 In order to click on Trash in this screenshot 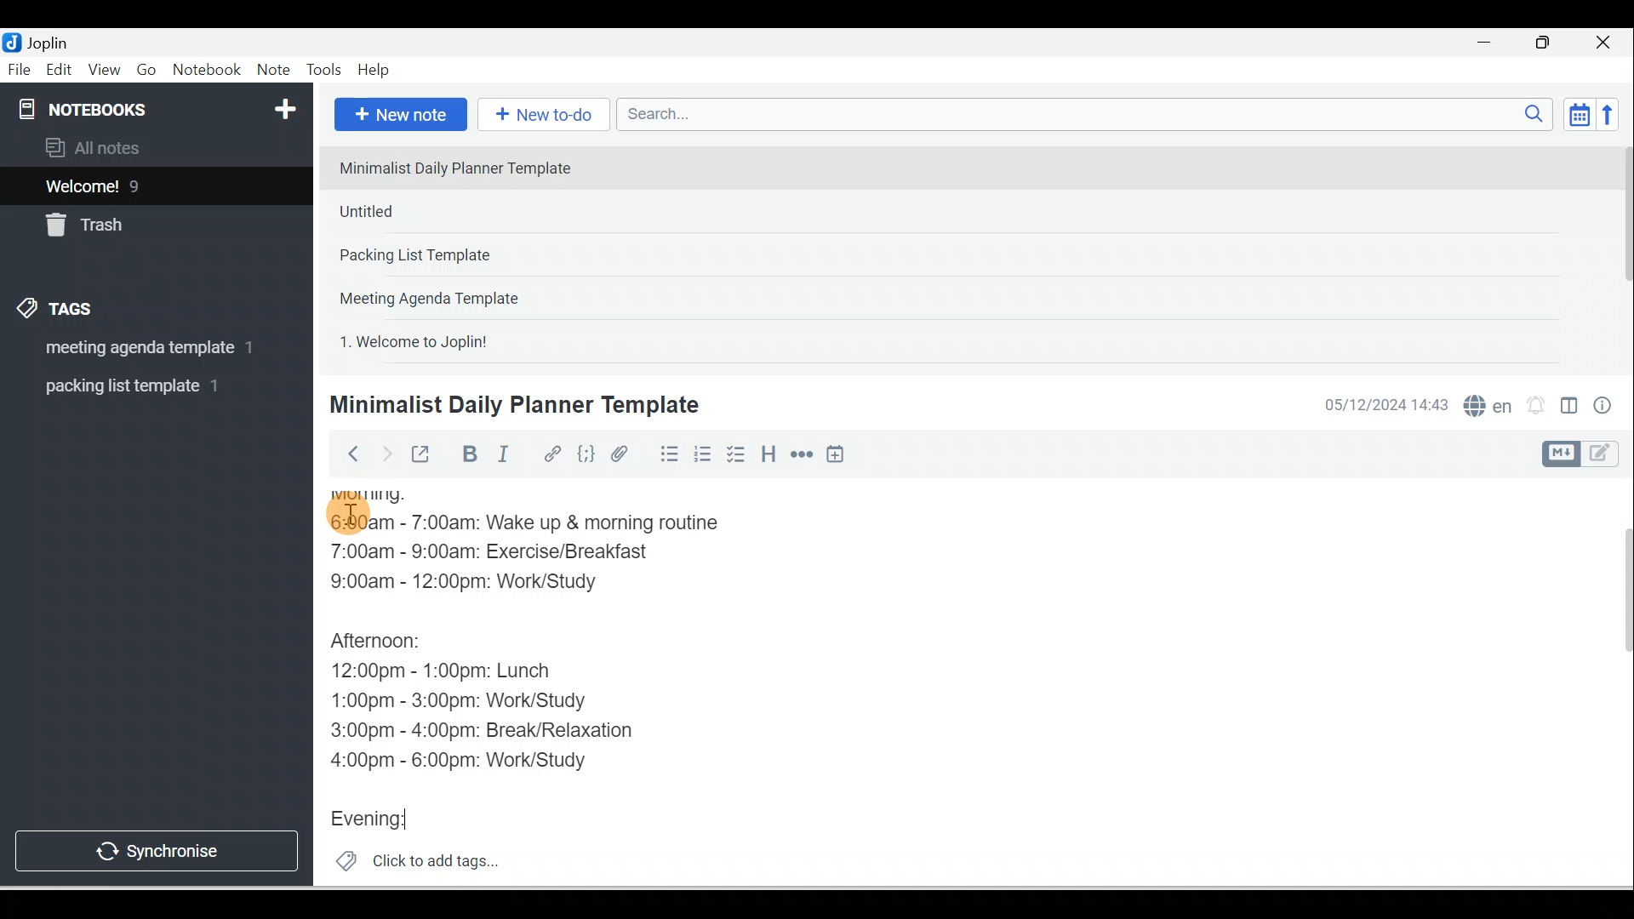, I will do `click(125, 220)`.